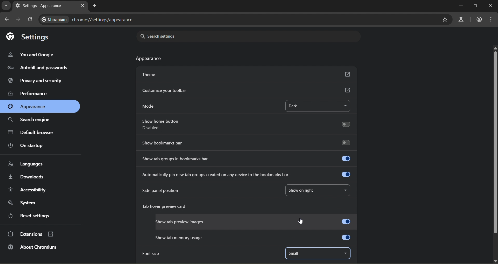 This screenshot has height=264, width=498. Describe the element at coordinates (6, 6) in the screenshot. I see `search tabs` at that location.